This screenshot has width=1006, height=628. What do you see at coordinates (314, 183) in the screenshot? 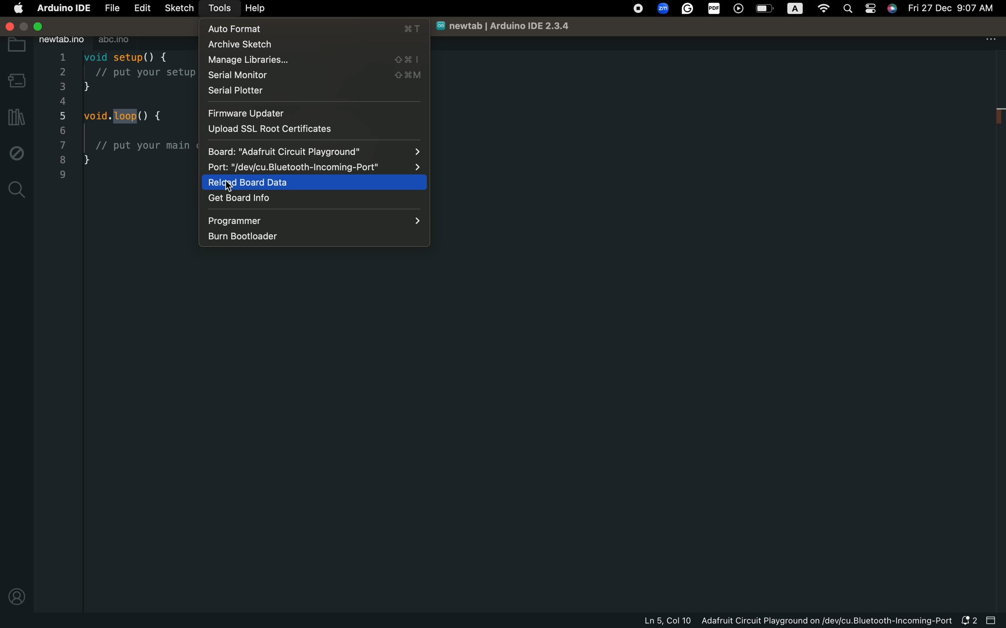
I see `reload board data` at bounding box center [314, 183].